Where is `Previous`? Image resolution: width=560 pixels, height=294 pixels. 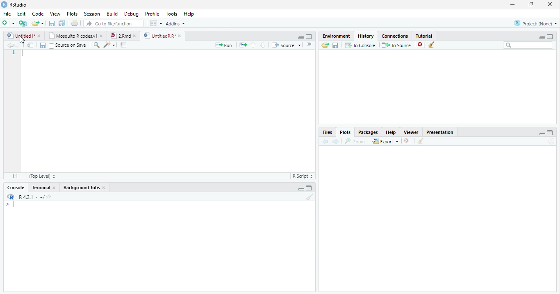
Previous is located at coordinates (325, 141).